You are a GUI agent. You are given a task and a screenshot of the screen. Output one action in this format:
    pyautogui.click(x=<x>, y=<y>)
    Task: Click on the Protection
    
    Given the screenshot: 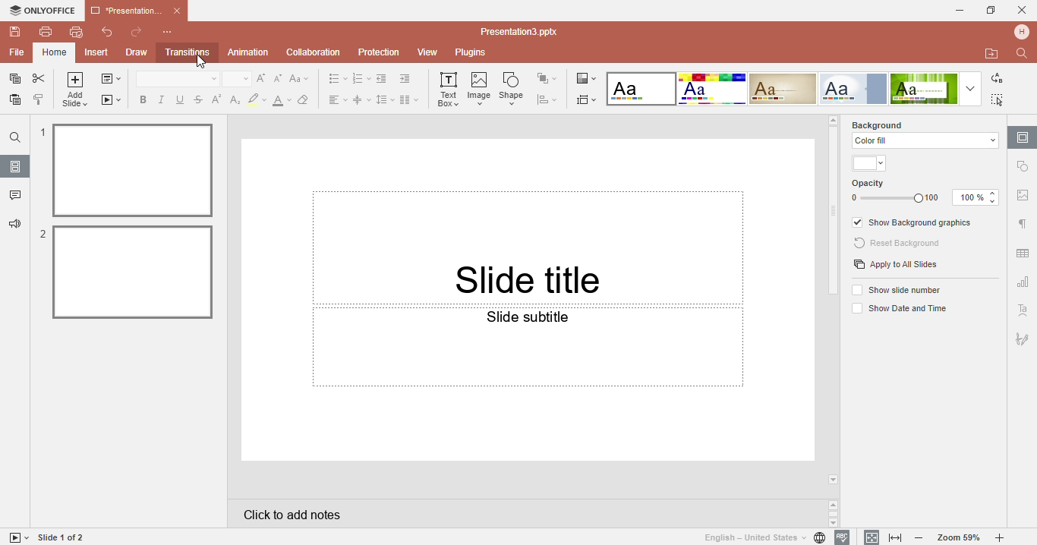 What is the action you would take?
    pyautogui.click(x=381, y=52)
    